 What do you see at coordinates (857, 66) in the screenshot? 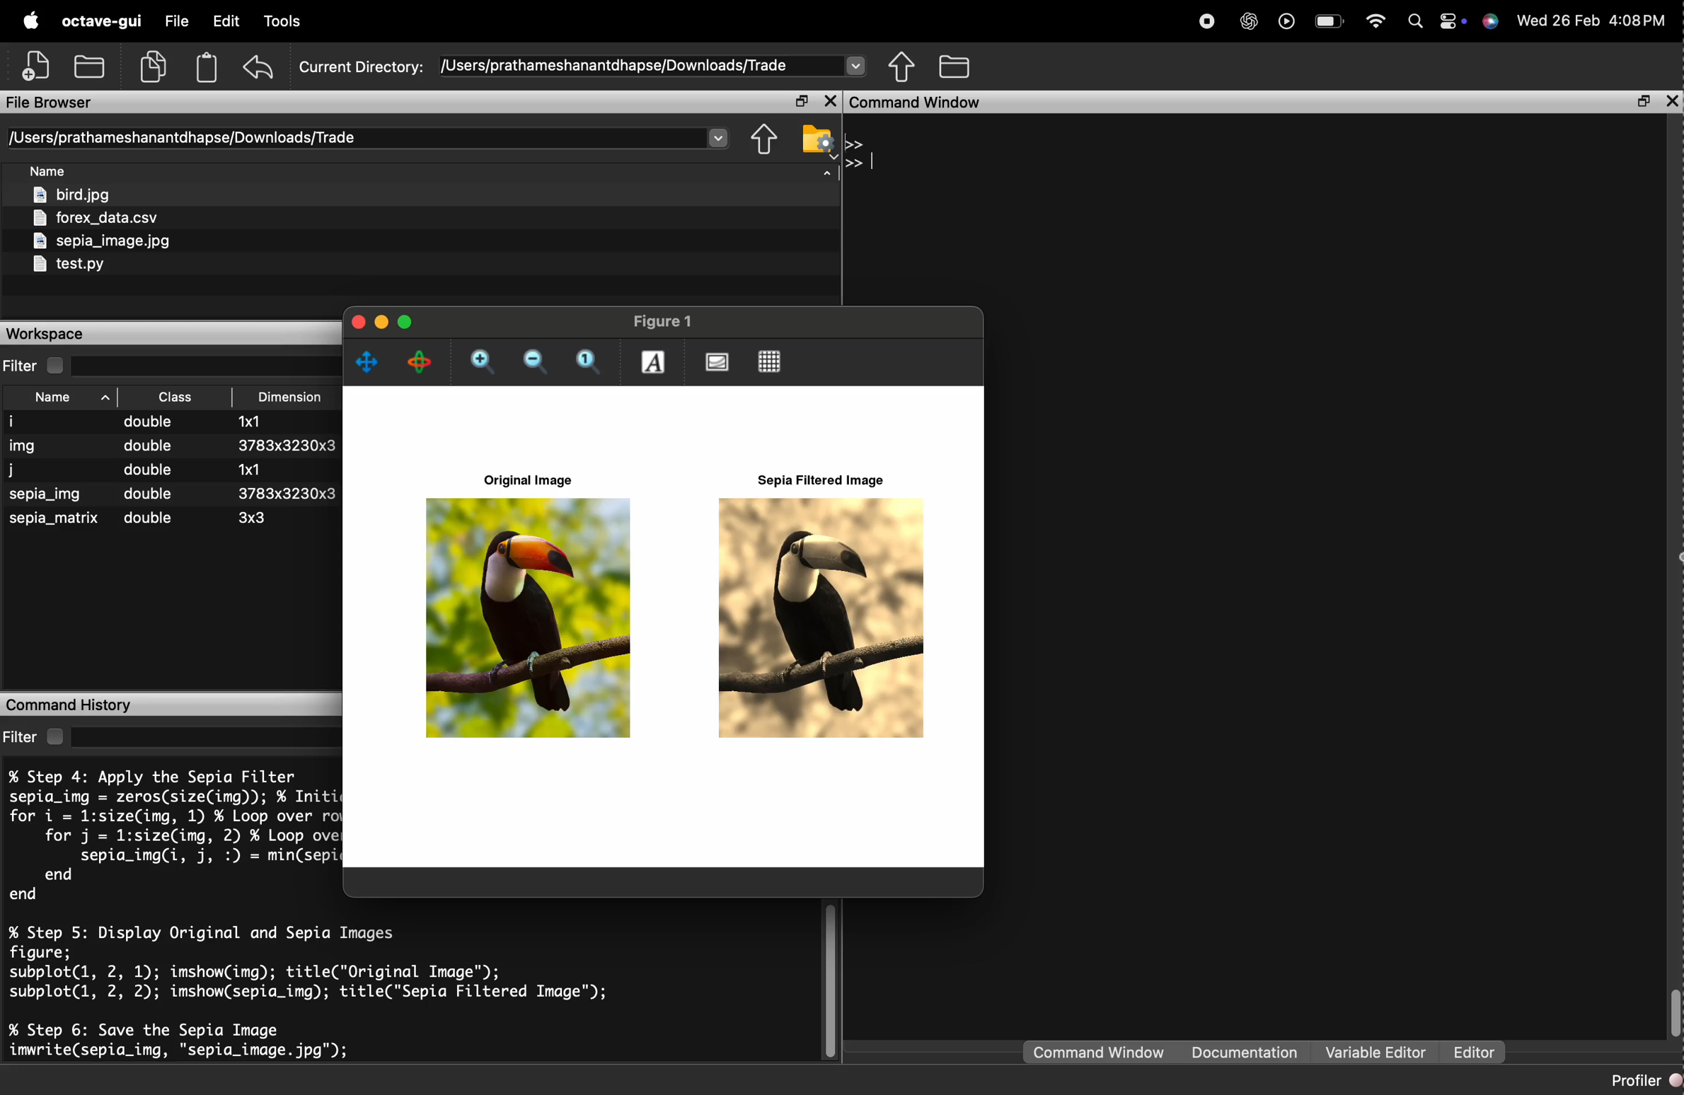
I see `Drop-down ` at bounding box center [857, 66].